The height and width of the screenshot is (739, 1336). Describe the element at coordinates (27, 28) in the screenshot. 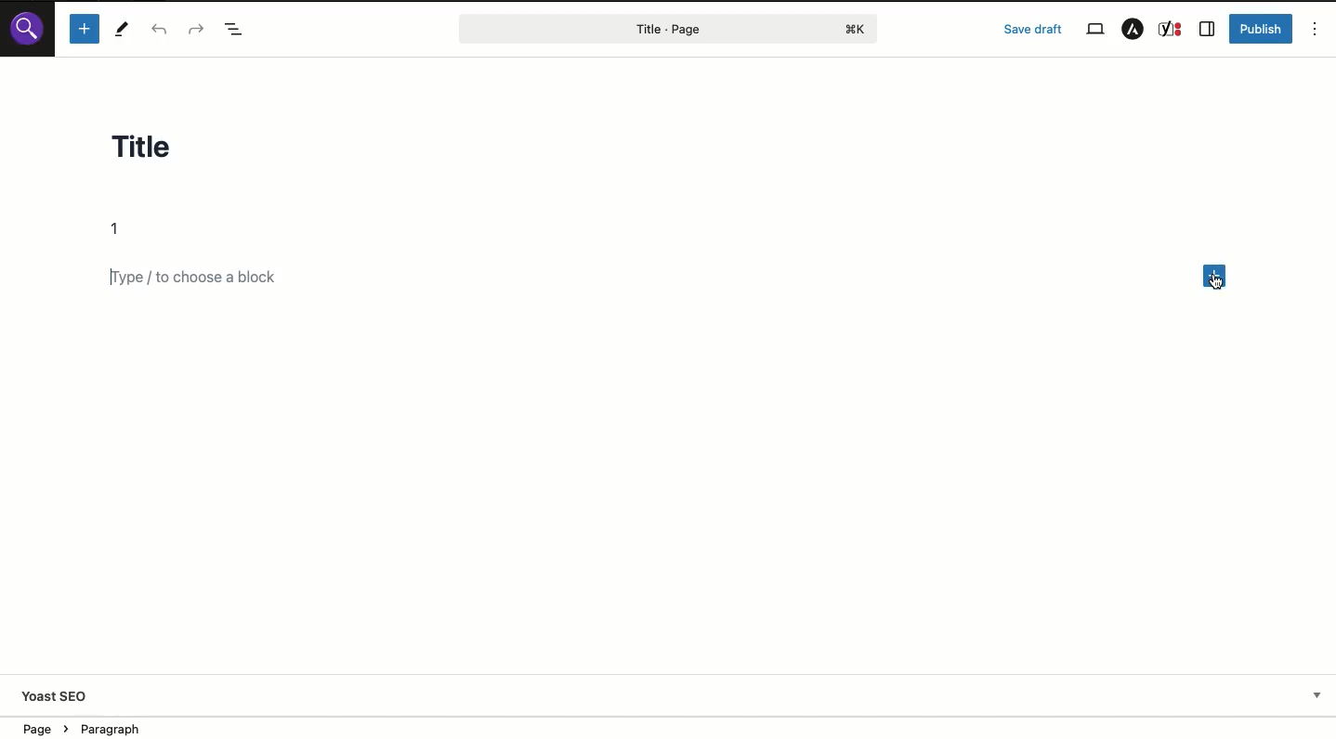

I see `Search ` at that location.